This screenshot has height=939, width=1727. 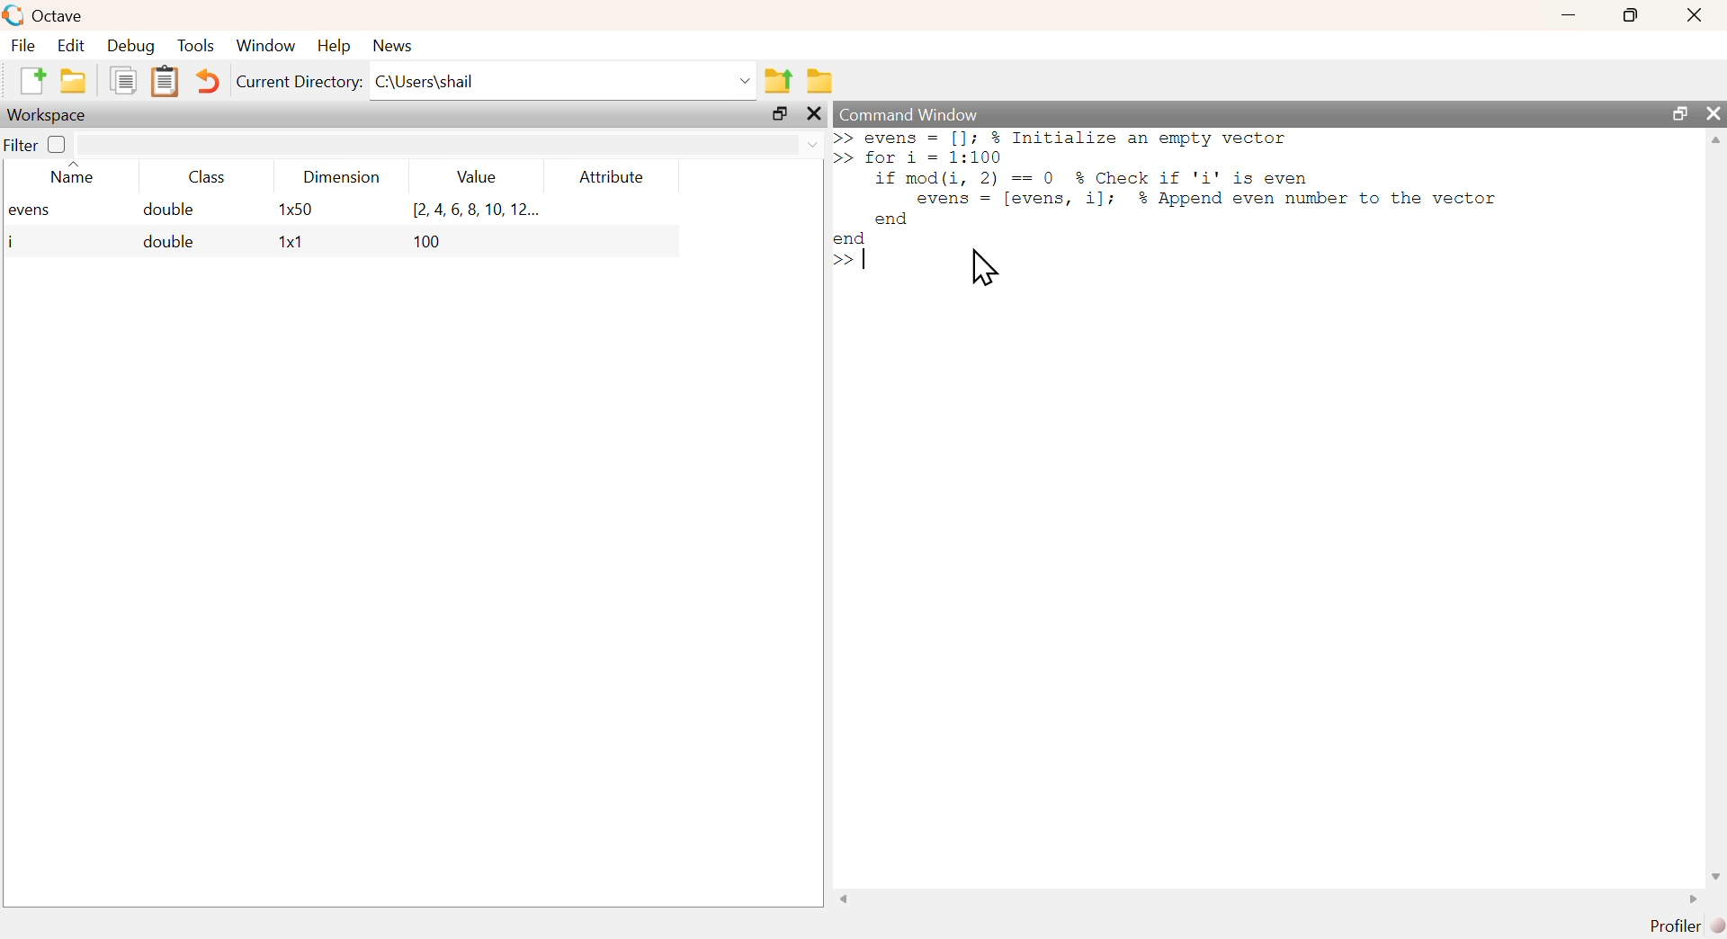 What do you see at coordinates (451, 144) in the screenshot?
I see `filter` at bounding box center [451, 144].